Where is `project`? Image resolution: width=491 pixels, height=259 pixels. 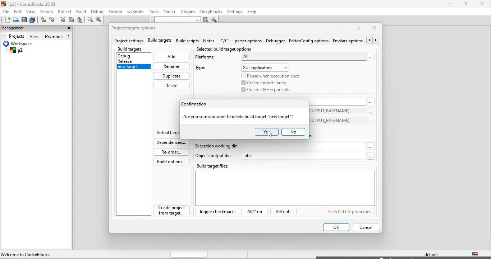 project is located at coordinates (66, 12).